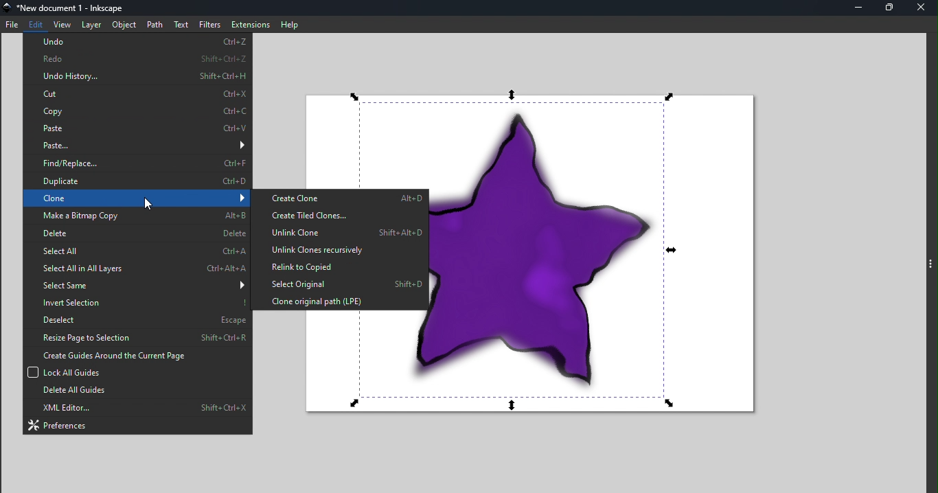 The image size is (938, 493). I want to click on redo, so click(138, 57).